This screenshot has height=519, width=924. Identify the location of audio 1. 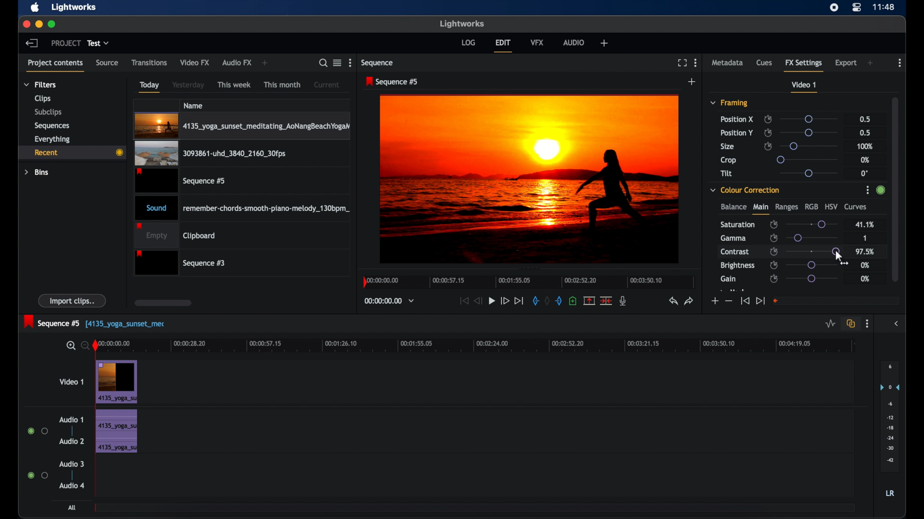
(71, 420).